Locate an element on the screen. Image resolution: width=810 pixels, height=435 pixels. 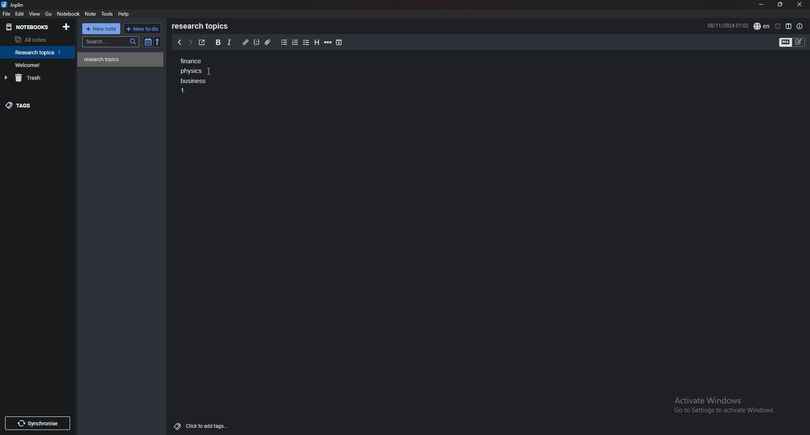
reverse sort order is located at coordinates (157, 42).